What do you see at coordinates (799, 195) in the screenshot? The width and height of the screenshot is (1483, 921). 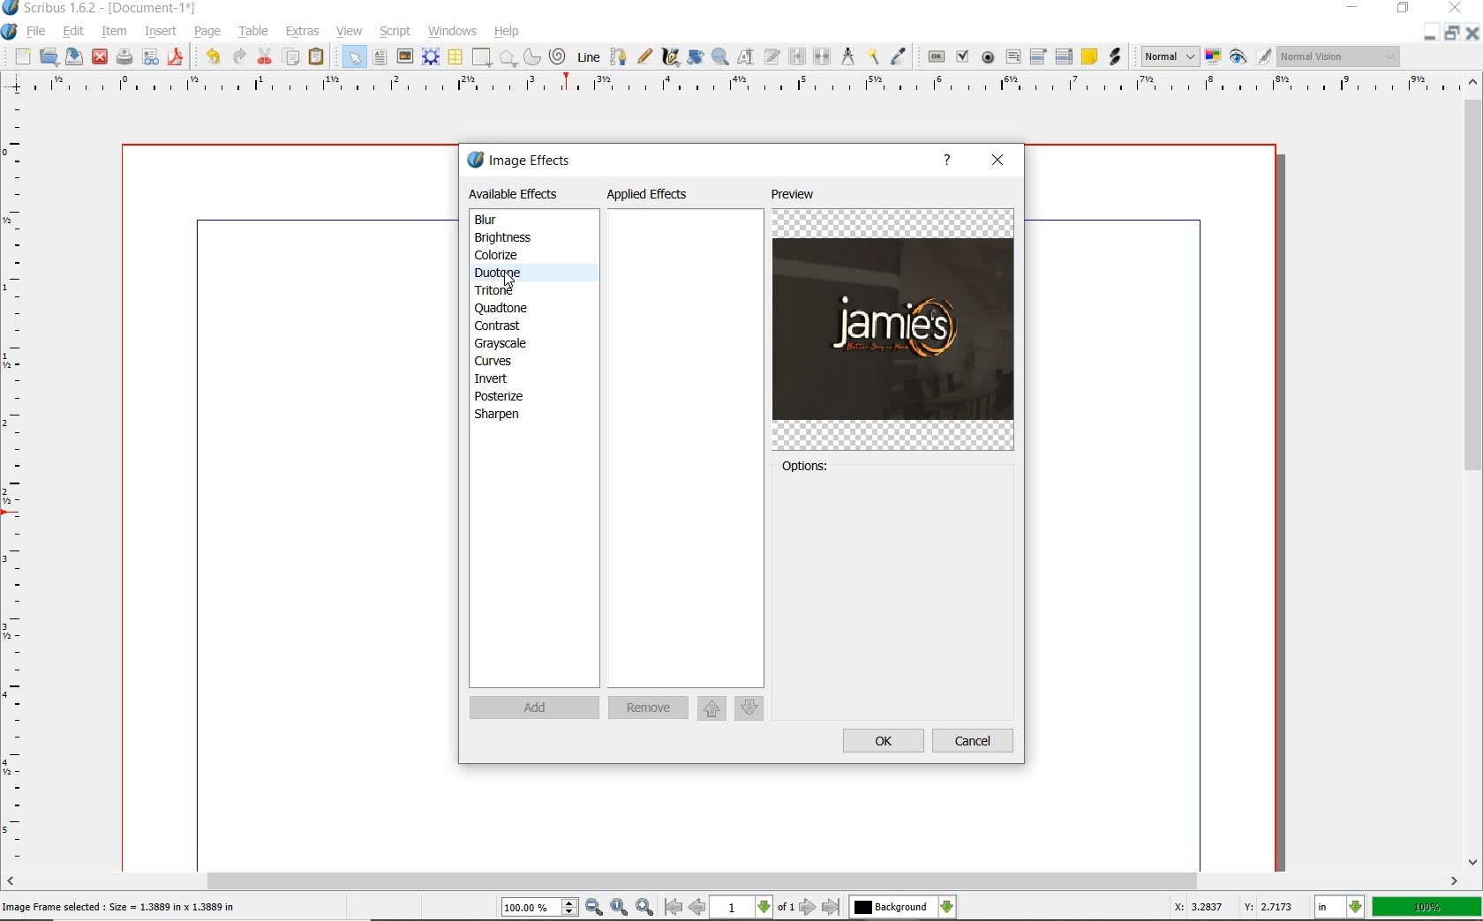 I see `preview` at bounding box center [799, 195].